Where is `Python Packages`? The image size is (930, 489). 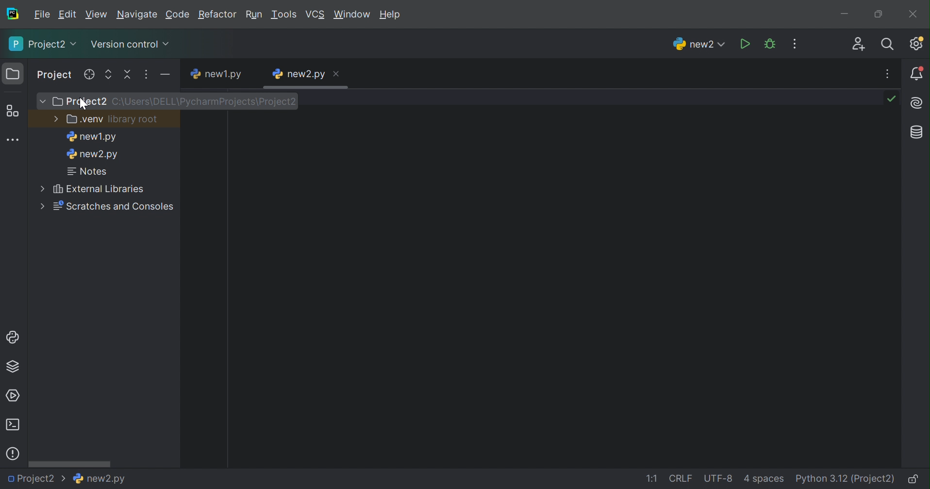
Python Packages is located at coordinates (15, 368).